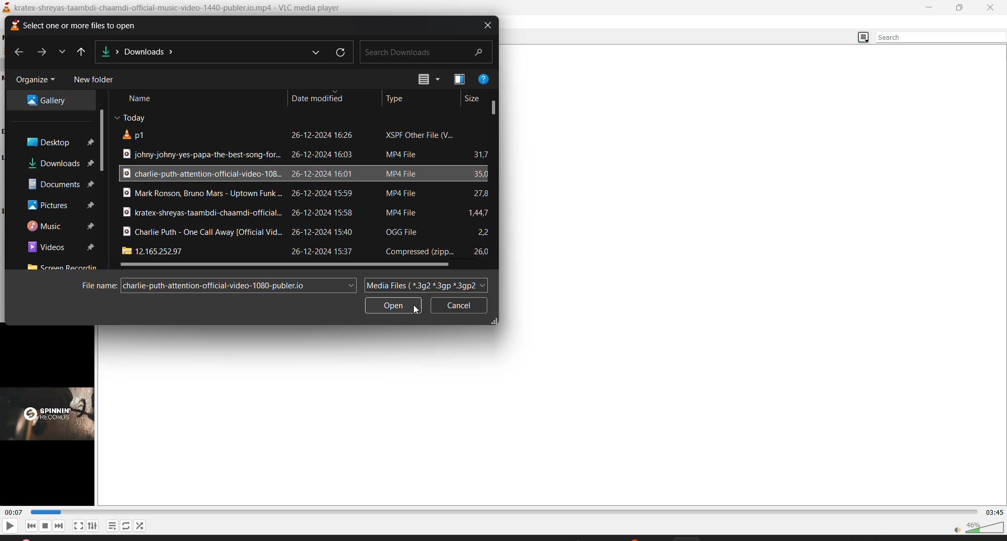 This screenshot has height=541, width=1007. Describe the element at coordinates (406, 156) in the screenshot. I see `file type` at that location.